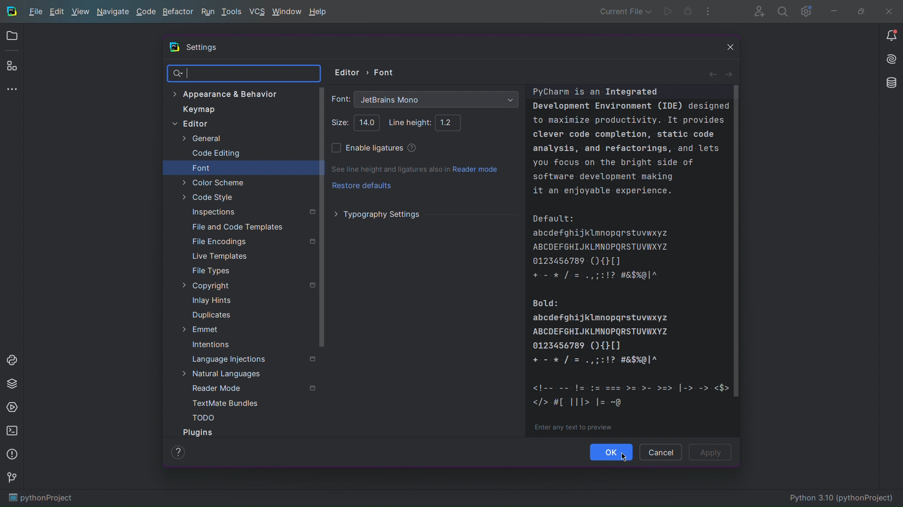 This screenshot has width=903, height=507. Describe the element at coordinates (13, 90) in the screenshot. I see `More` at that location.